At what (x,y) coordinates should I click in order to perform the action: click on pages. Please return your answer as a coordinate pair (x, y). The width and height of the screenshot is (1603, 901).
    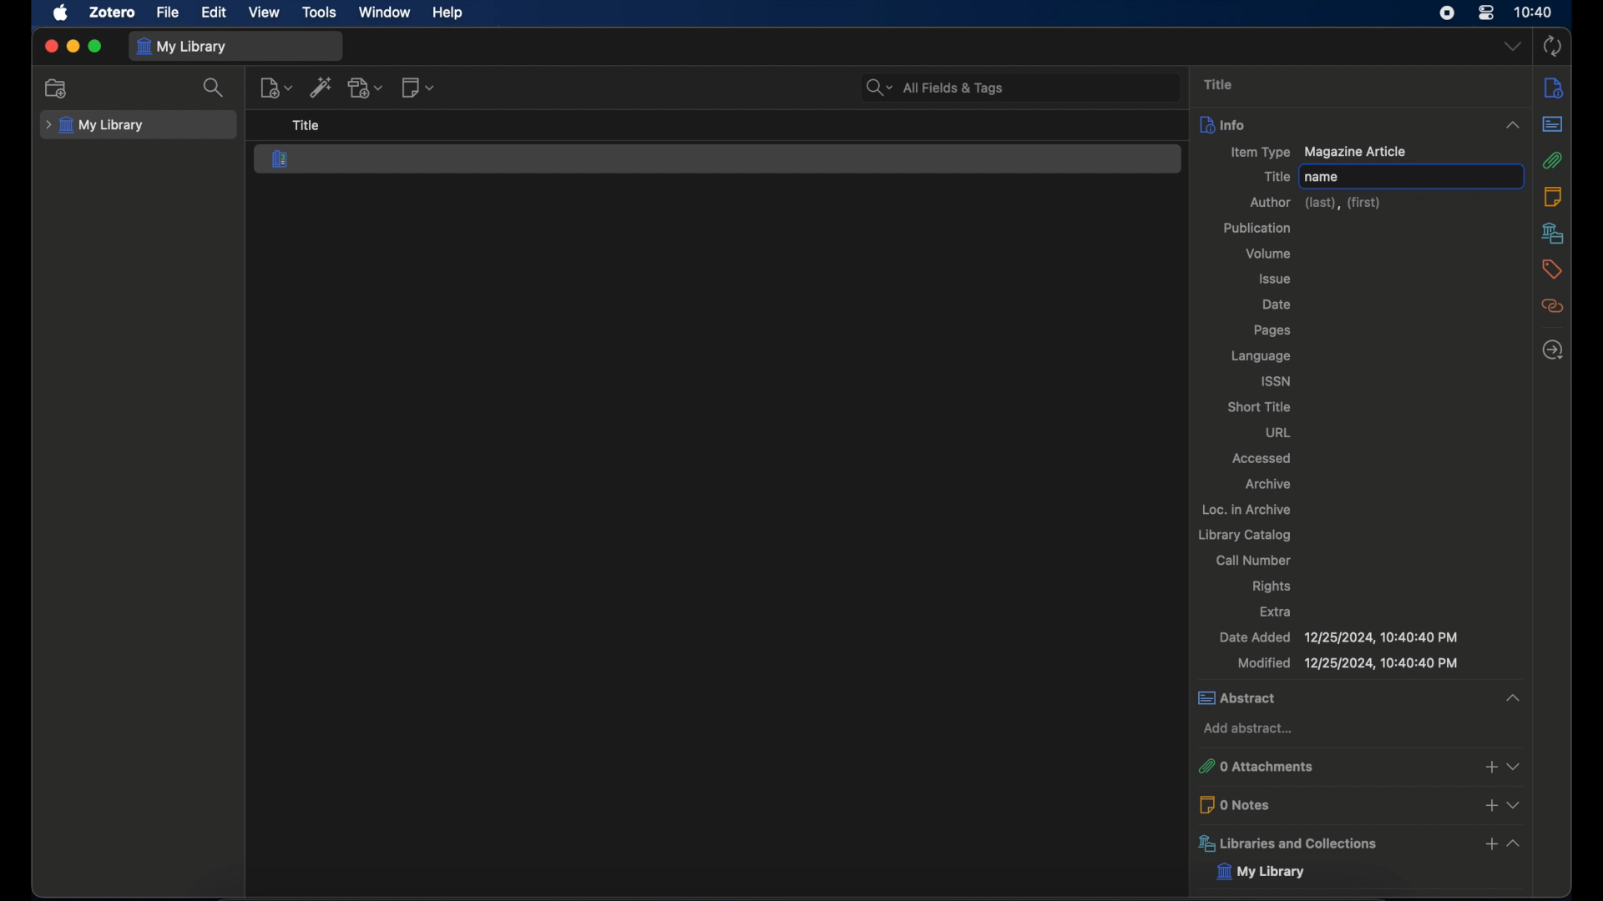
    Looking at the image, I should click on (1272, 330).